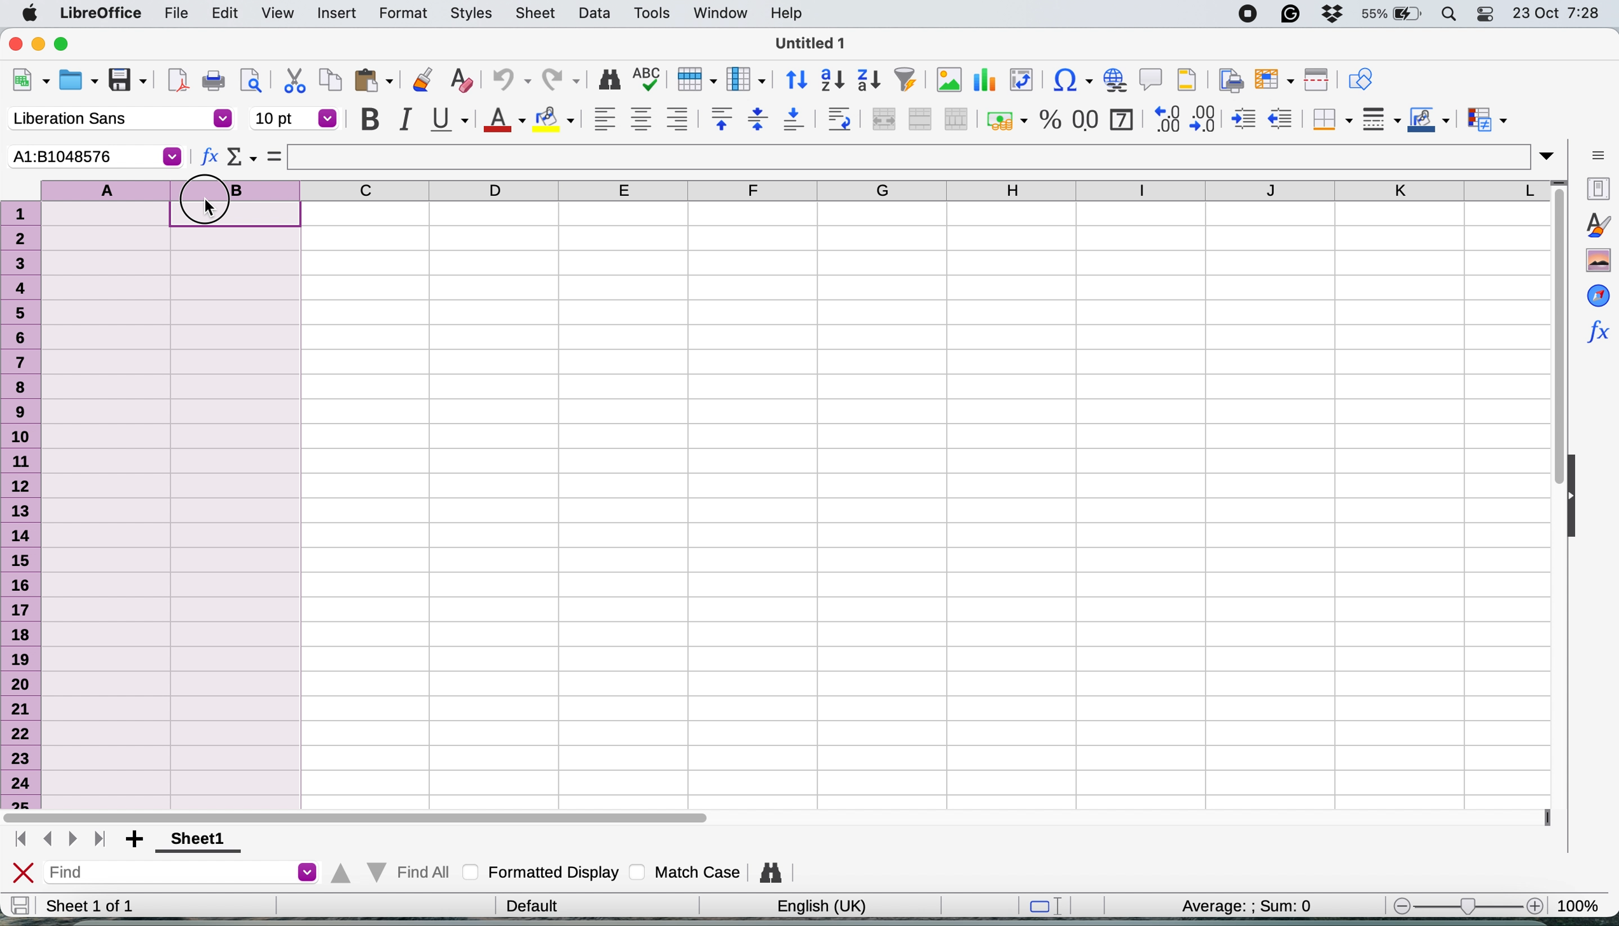  What do you see at coordinates (1005, 118) in the screenshot?
I see `format as currency` at bounding box center [1005, 118].